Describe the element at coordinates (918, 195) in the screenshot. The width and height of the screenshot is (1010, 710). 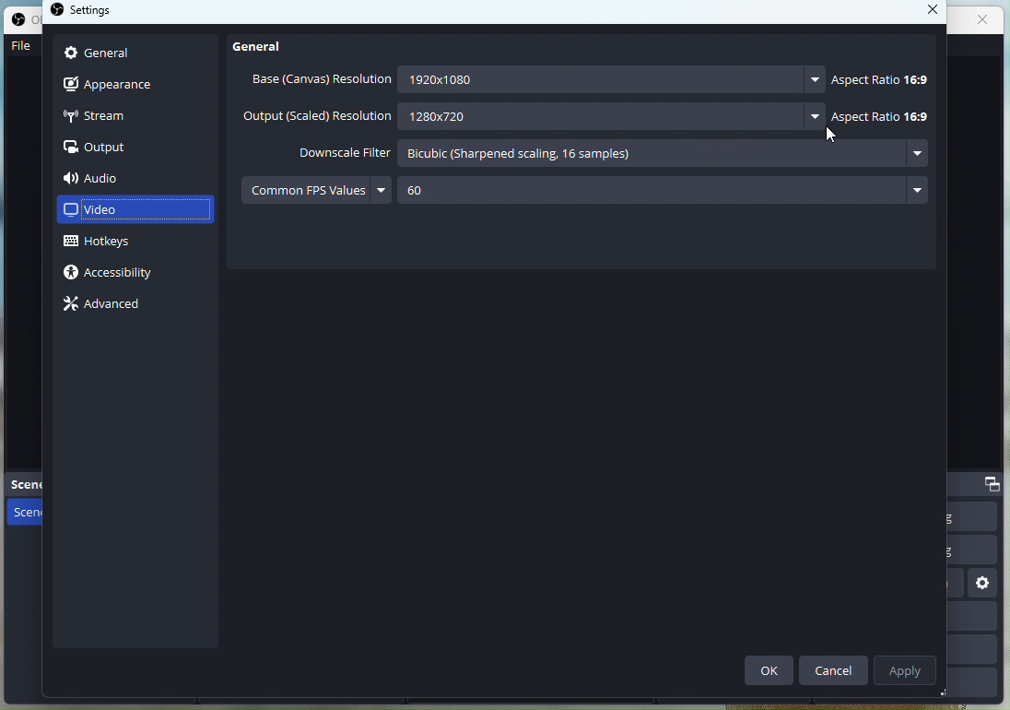
I see `more options` at that location.